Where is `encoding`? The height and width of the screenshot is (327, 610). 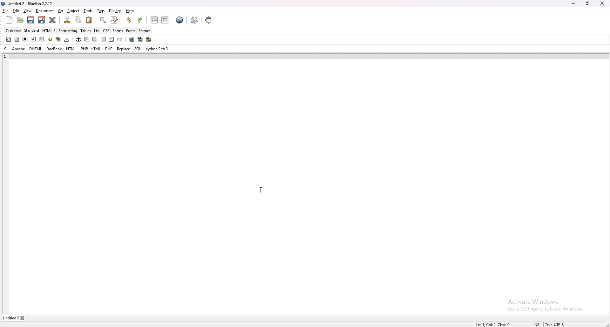
encoding is located at coordinates (559, 324).